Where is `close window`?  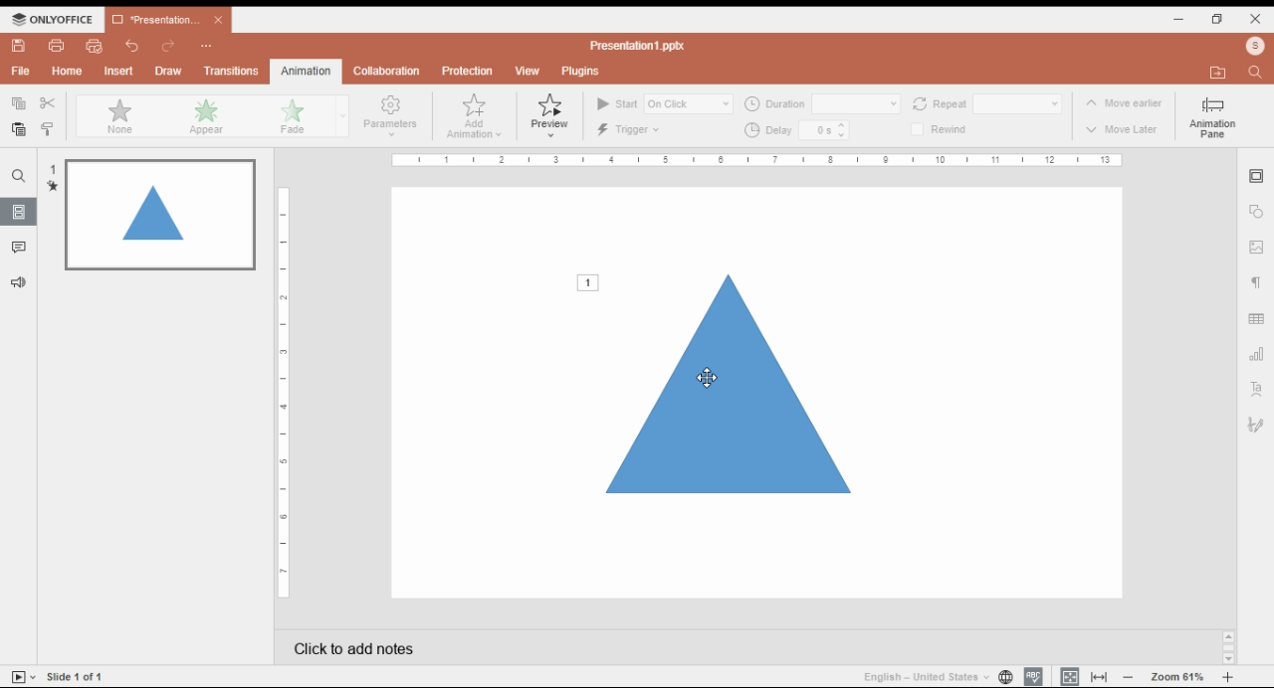
close window is located at coordinates (1254, 20).